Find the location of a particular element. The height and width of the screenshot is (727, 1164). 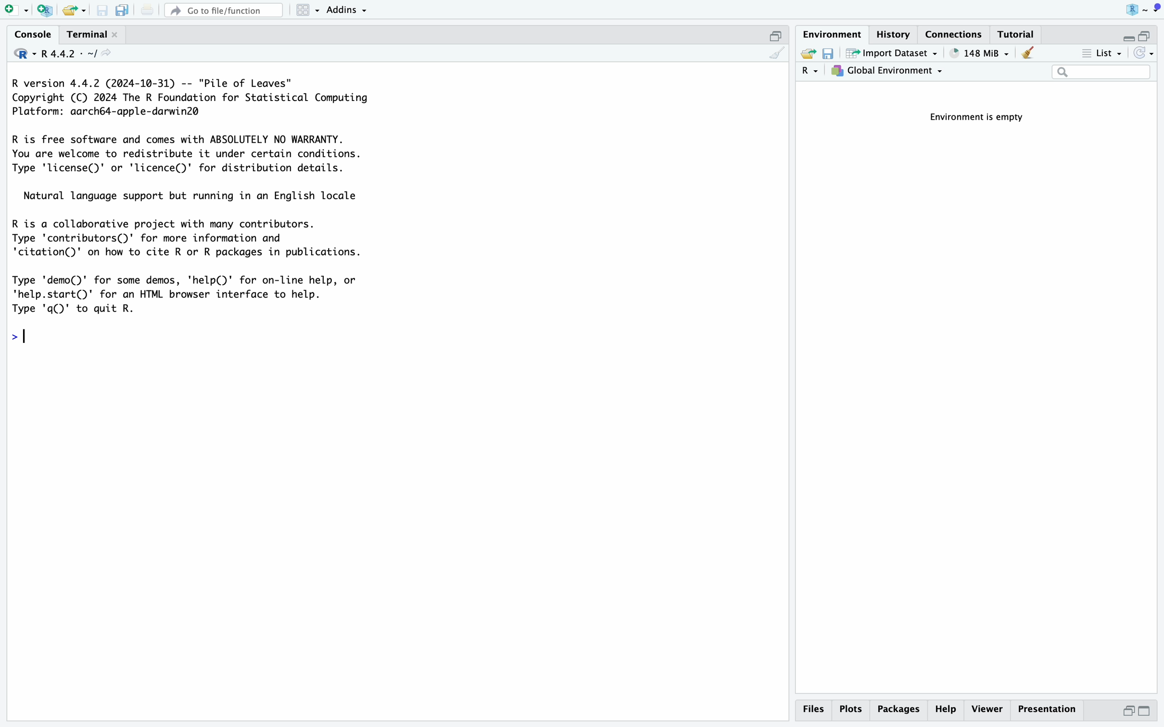

files is located at coordinates (815, 709).